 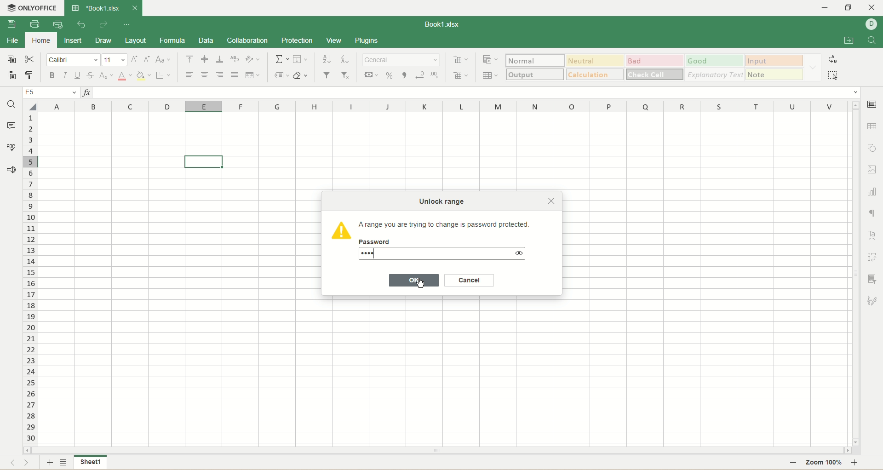 What do you see at coordinates (446, 224) in the screenshot?
I see `‘Arange you are trying to change is password protected.` at bounding box center [446, 224].